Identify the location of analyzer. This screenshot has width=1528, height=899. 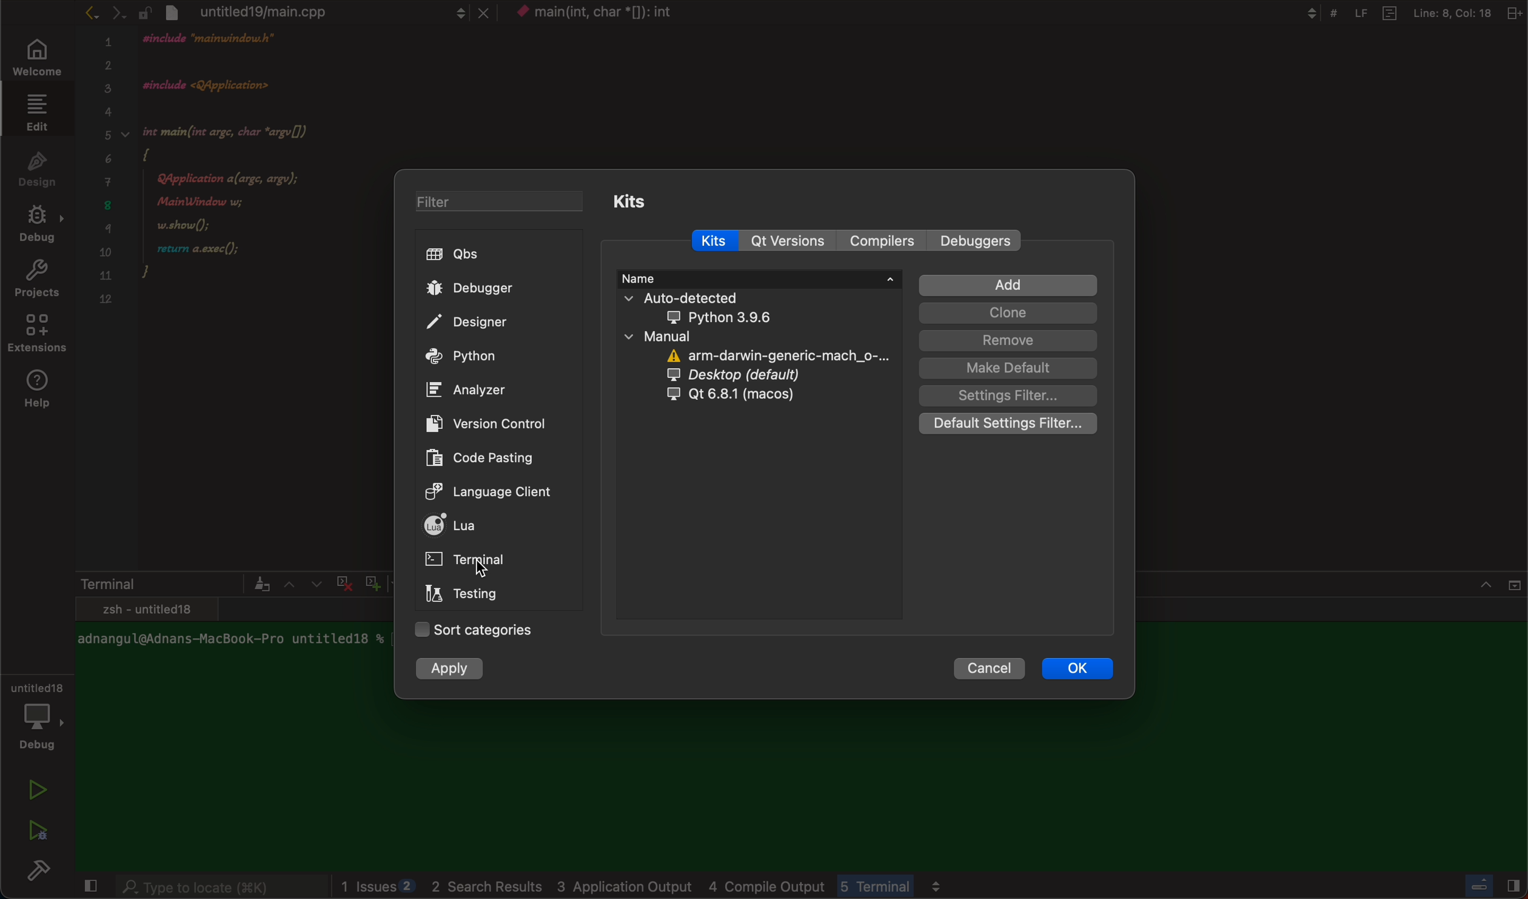
(472, 390).